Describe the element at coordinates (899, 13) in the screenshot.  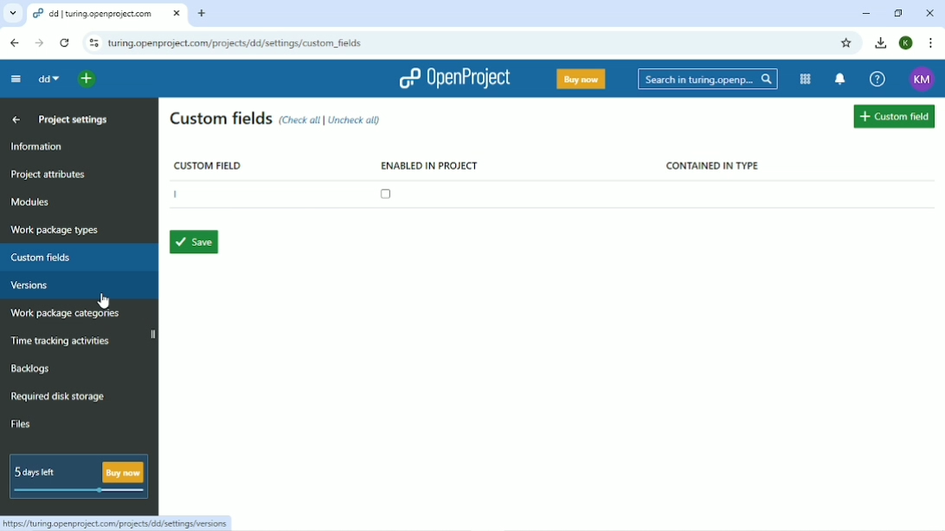
I see `Restore down` at that location.